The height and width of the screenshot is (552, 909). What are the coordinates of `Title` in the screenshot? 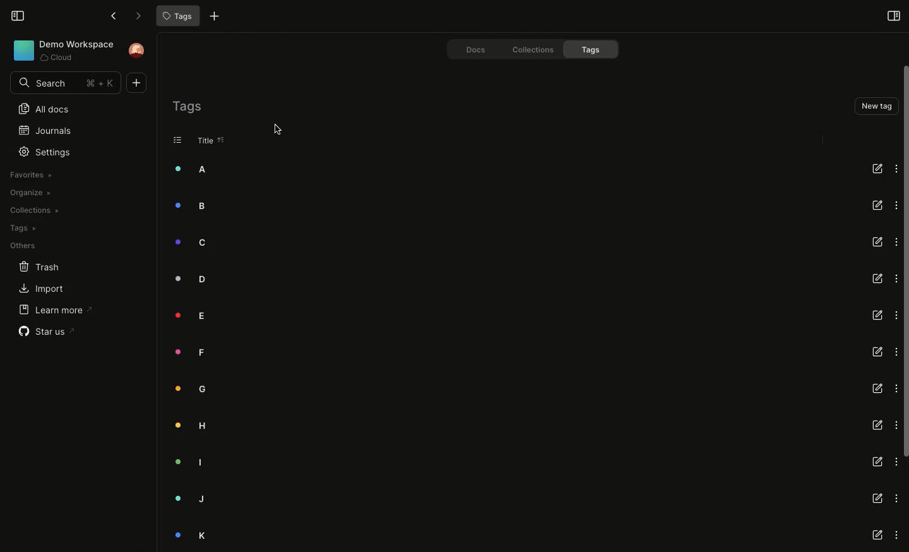 It's located at (203, 141).